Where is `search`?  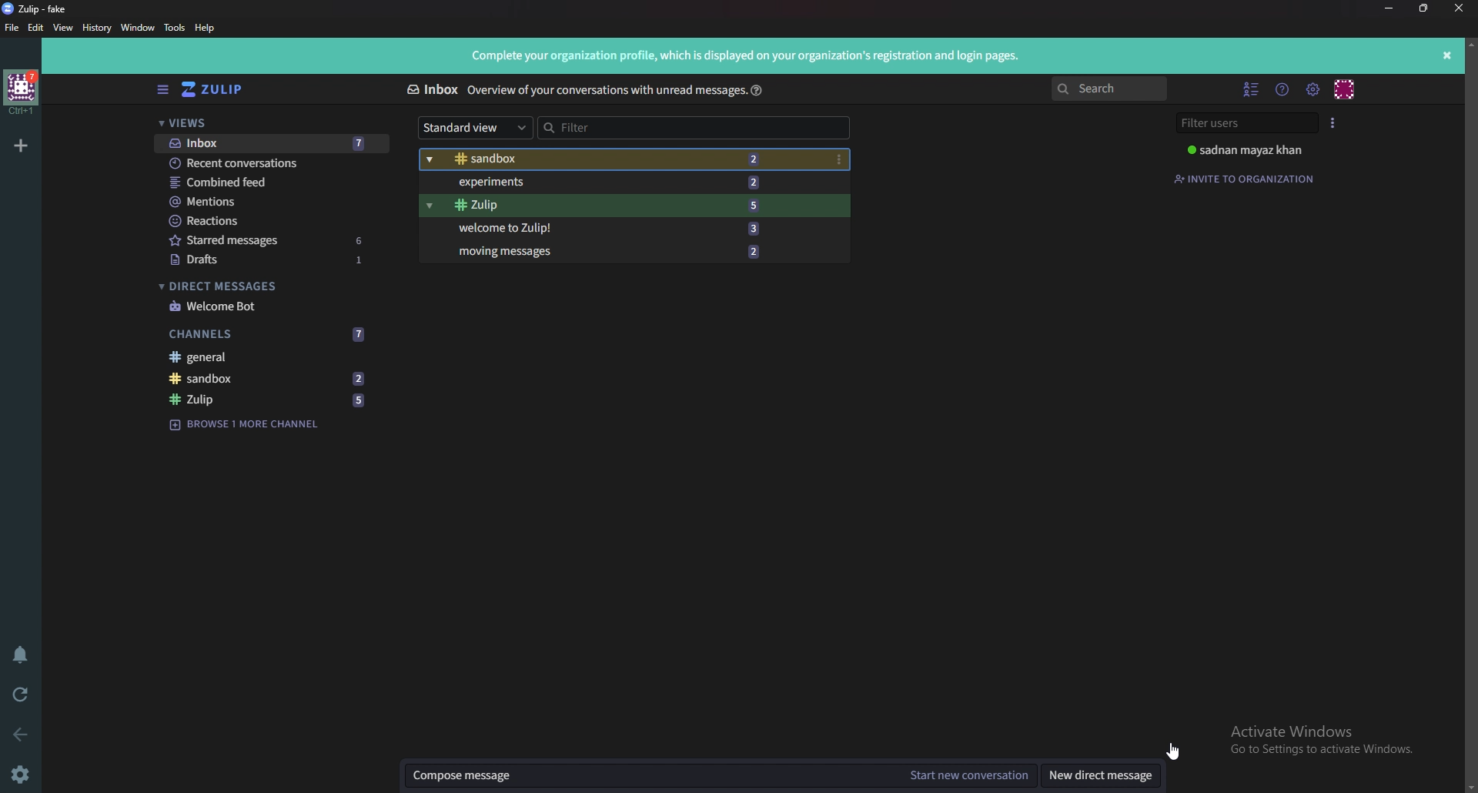
search is located at coordinates (1107, 89).